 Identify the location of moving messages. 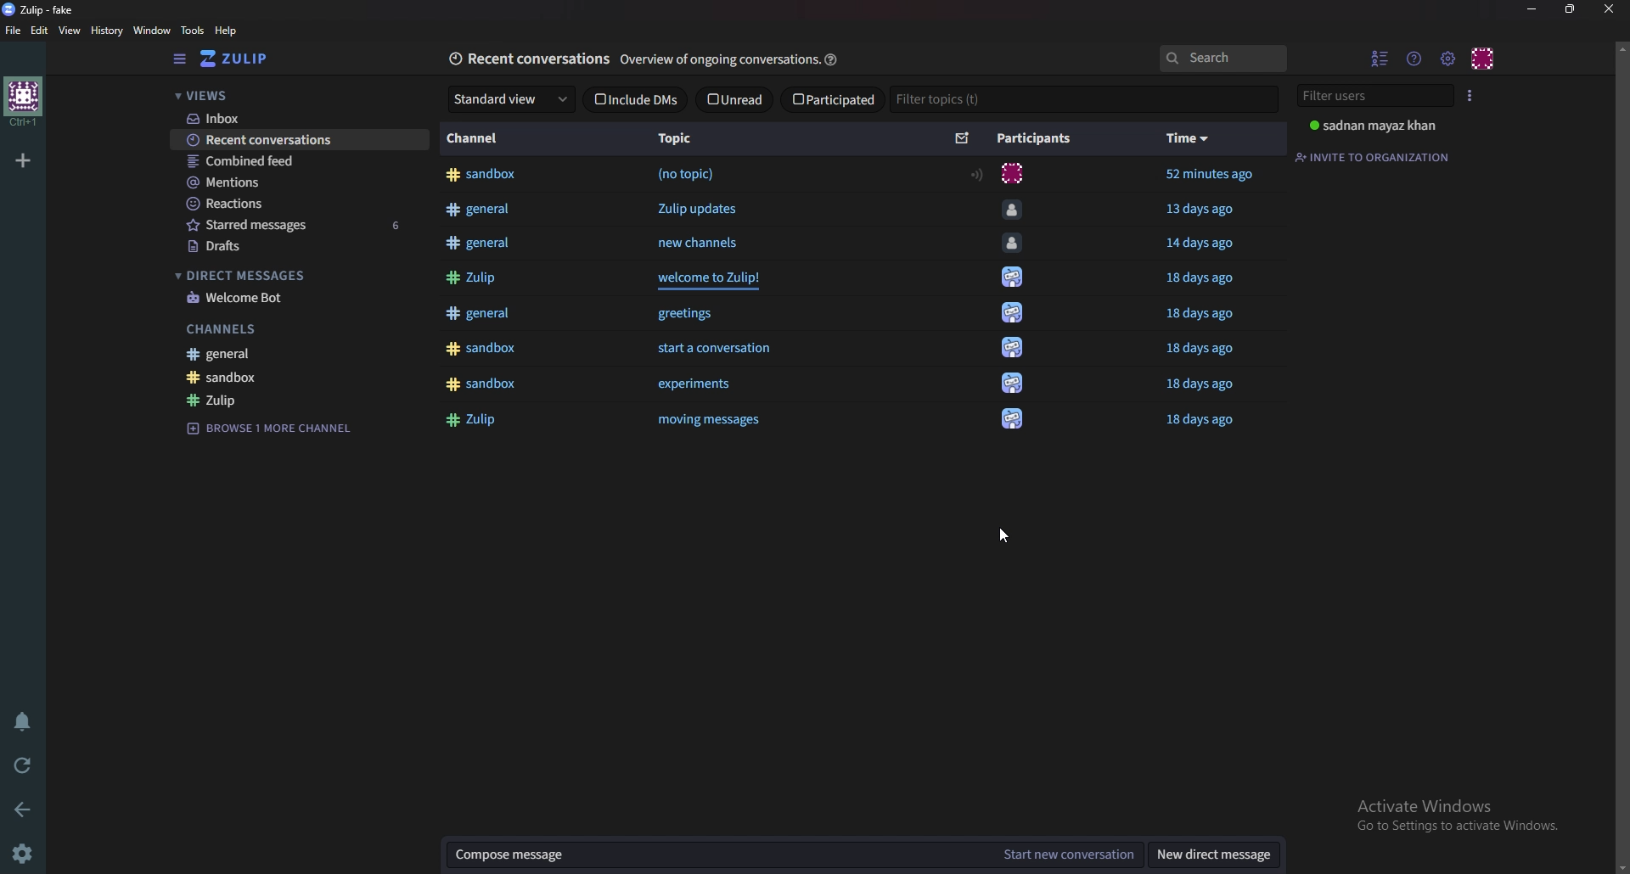
(726, 423).